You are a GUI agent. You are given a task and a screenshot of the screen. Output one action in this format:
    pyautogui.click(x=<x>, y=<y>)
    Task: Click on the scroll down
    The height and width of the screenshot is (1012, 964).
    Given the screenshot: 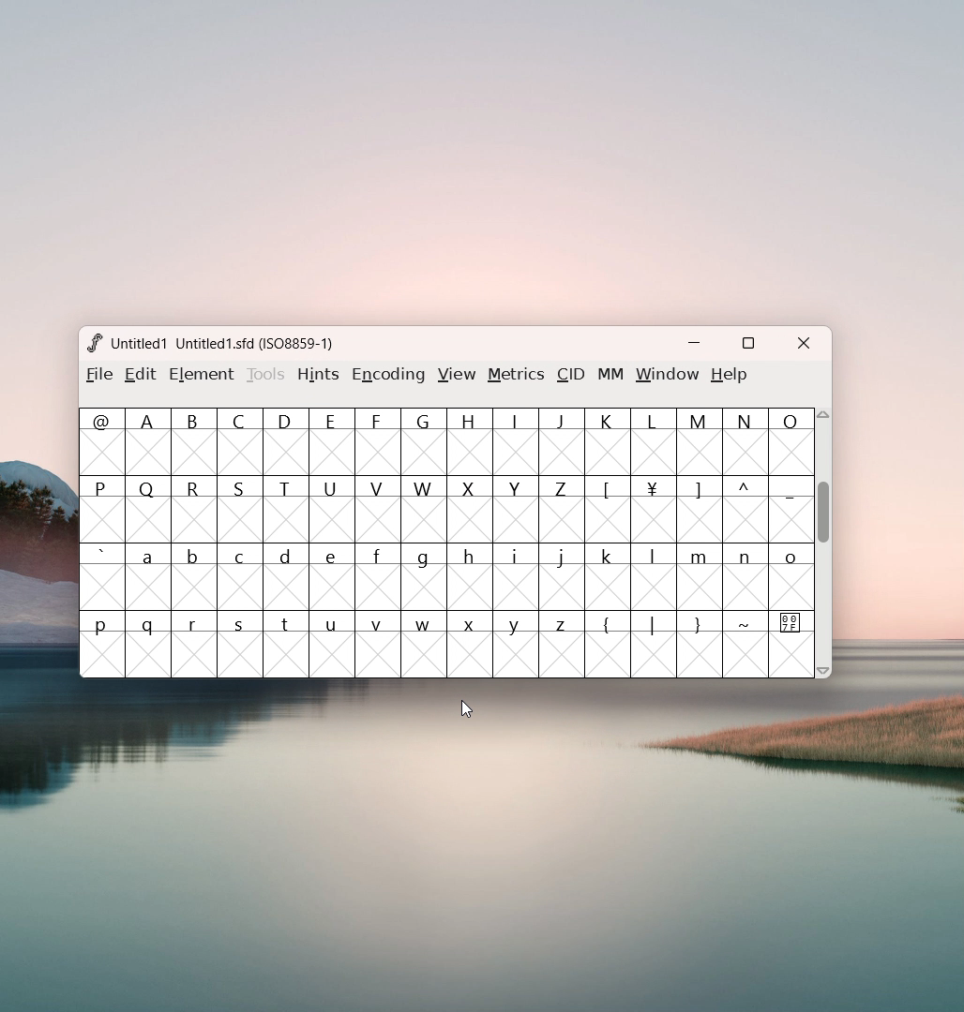 What is the action you would take?
    pyautogui.click(x=825, y=669)
    